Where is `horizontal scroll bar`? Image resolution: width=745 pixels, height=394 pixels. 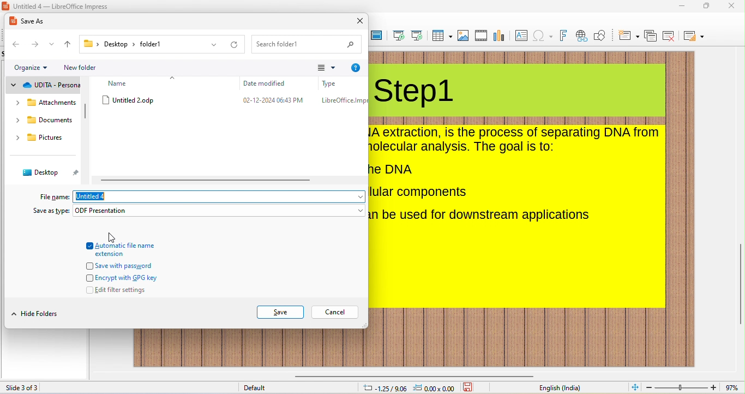 horizontal scroll bar is located at coordinates (412, 374).